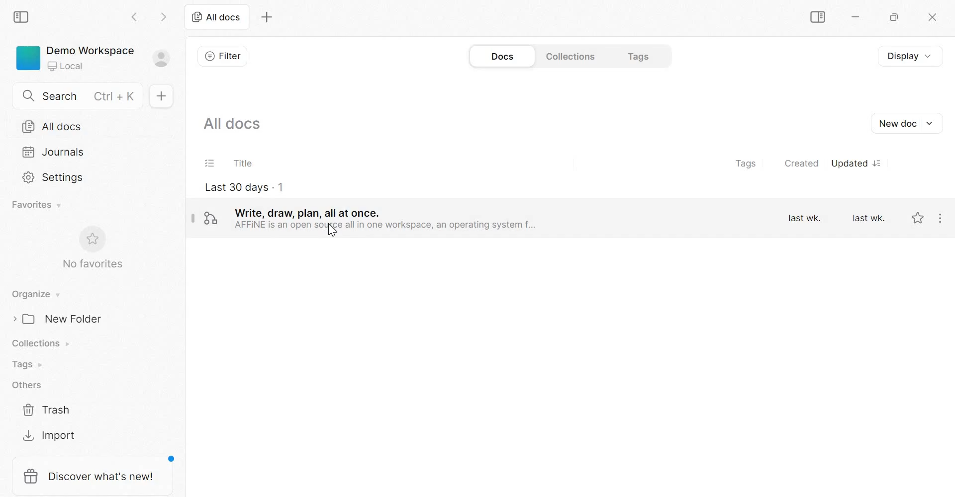  Describe the element at coordinates (211, 218) in the screenshot. I see `Edgeless mode` at that location.